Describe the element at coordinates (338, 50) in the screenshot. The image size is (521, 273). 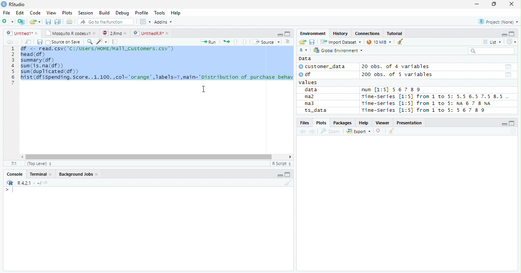
I see `Global Environment` at that location.